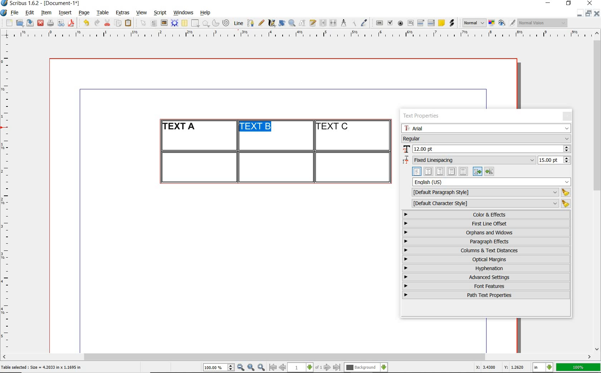 This screenshot has height=373, width=601. I want to click on restore, so click(569, 4).